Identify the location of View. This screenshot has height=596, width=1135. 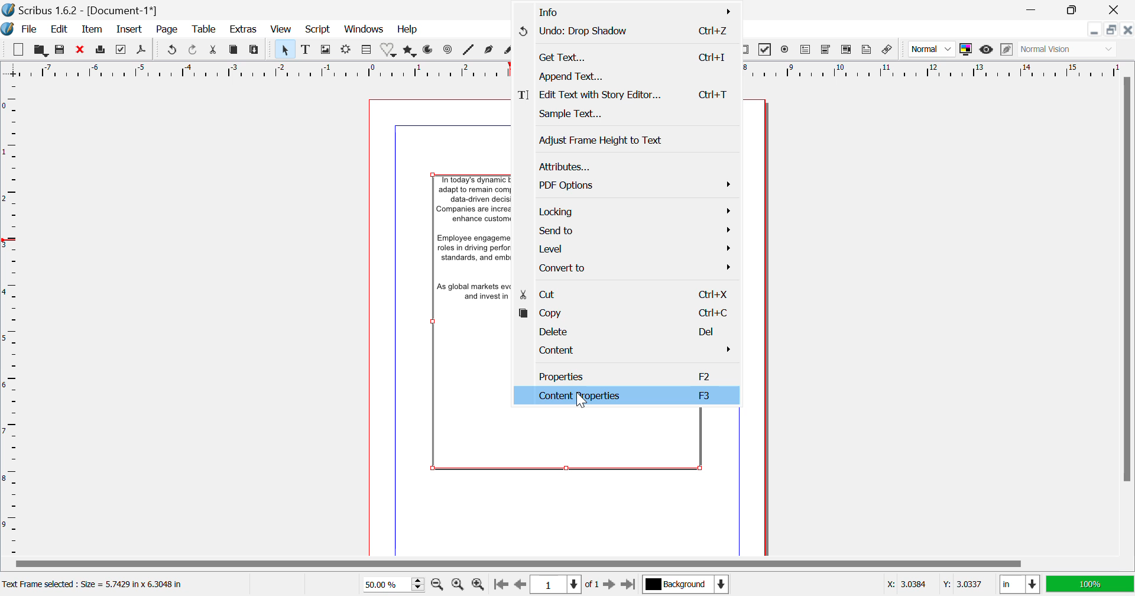
(280, 30).